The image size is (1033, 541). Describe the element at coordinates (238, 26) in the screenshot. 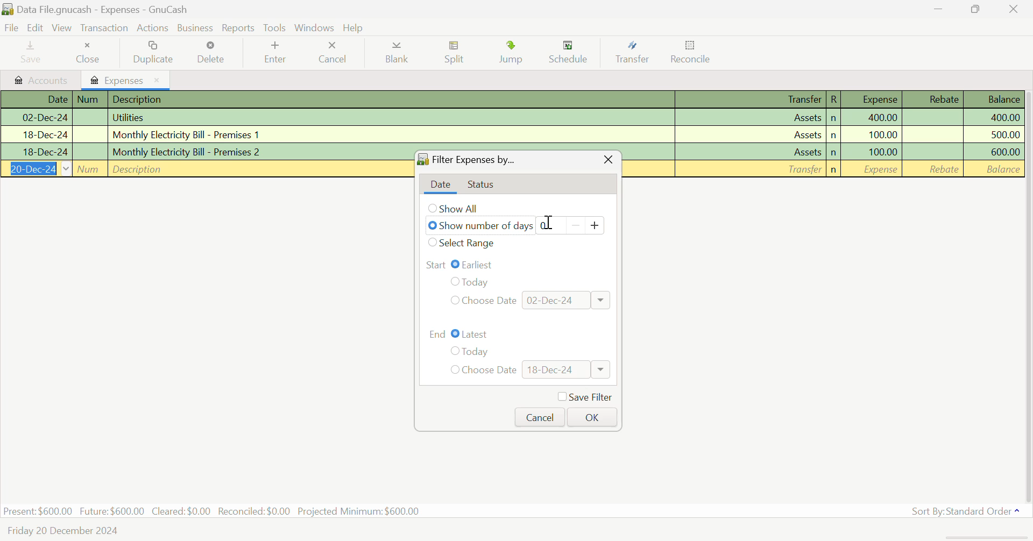

I see `Reports` at that location.